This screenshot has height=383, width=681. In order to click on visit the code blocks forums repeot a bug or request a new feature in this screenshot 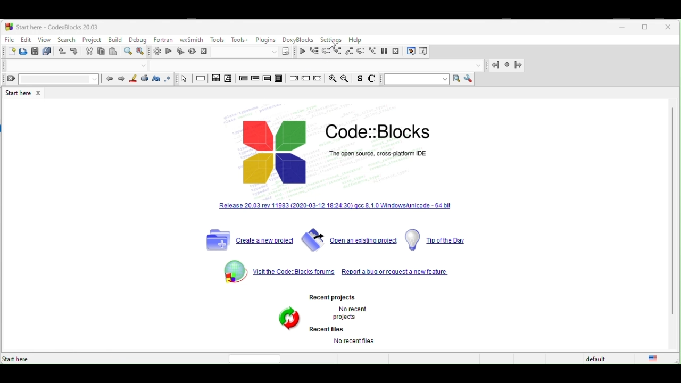, I will do `click(337, 271)`.